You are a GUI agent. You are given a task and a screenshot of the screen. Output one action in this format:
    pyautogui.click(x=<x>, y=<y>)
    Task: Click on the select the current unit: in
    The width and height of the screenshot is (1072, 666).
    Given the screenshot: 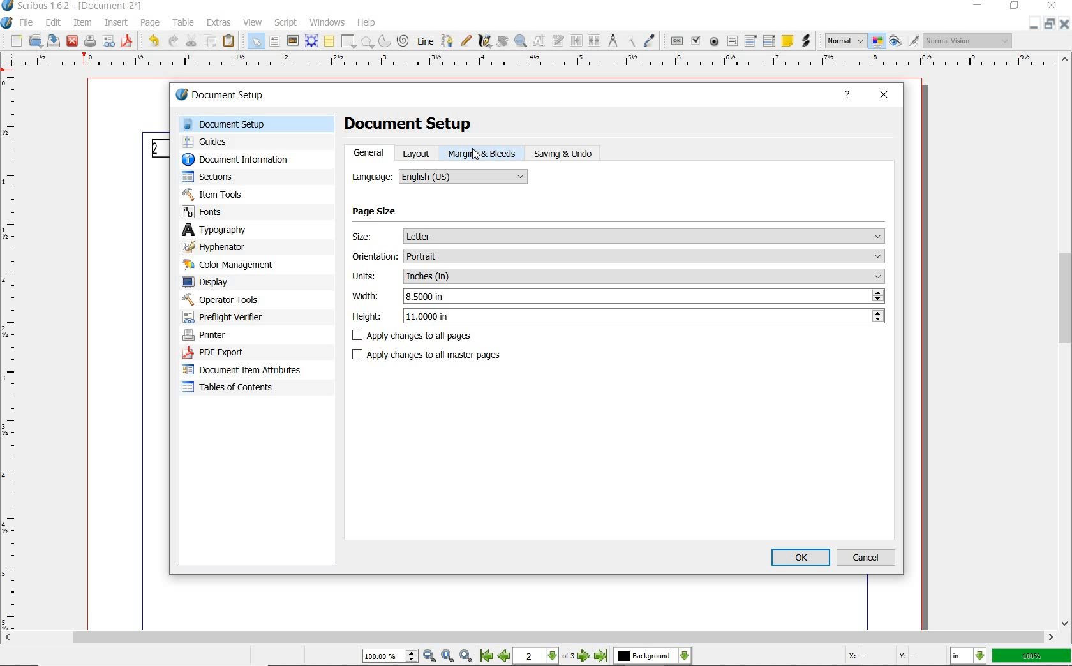 What is the action you would take?
    pyautogui.click(x=969, y=657)
    